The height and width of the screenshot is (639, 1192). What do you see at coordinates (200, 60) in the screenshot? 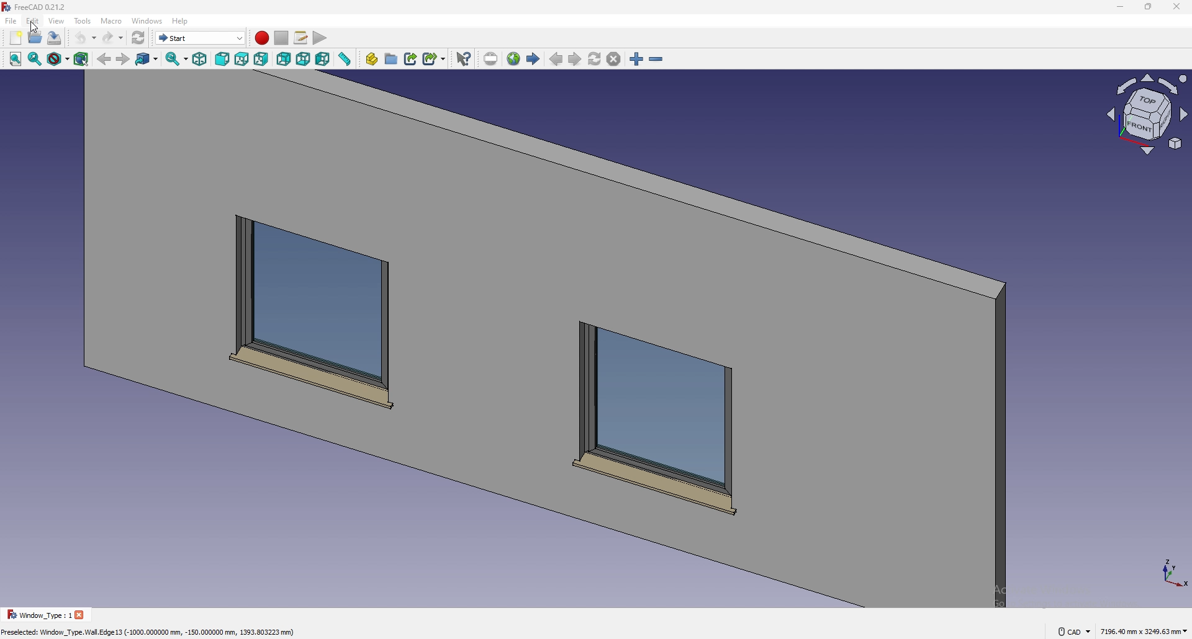
I see `isometric` at bounding box center [200, 60].